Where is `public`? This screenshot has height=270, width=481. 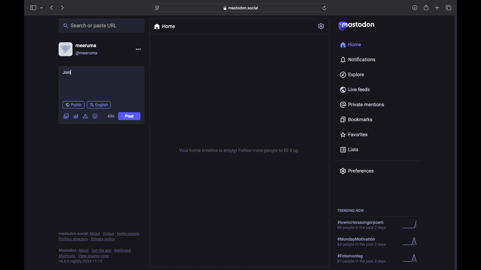
public is located at coordinates (73, 105).